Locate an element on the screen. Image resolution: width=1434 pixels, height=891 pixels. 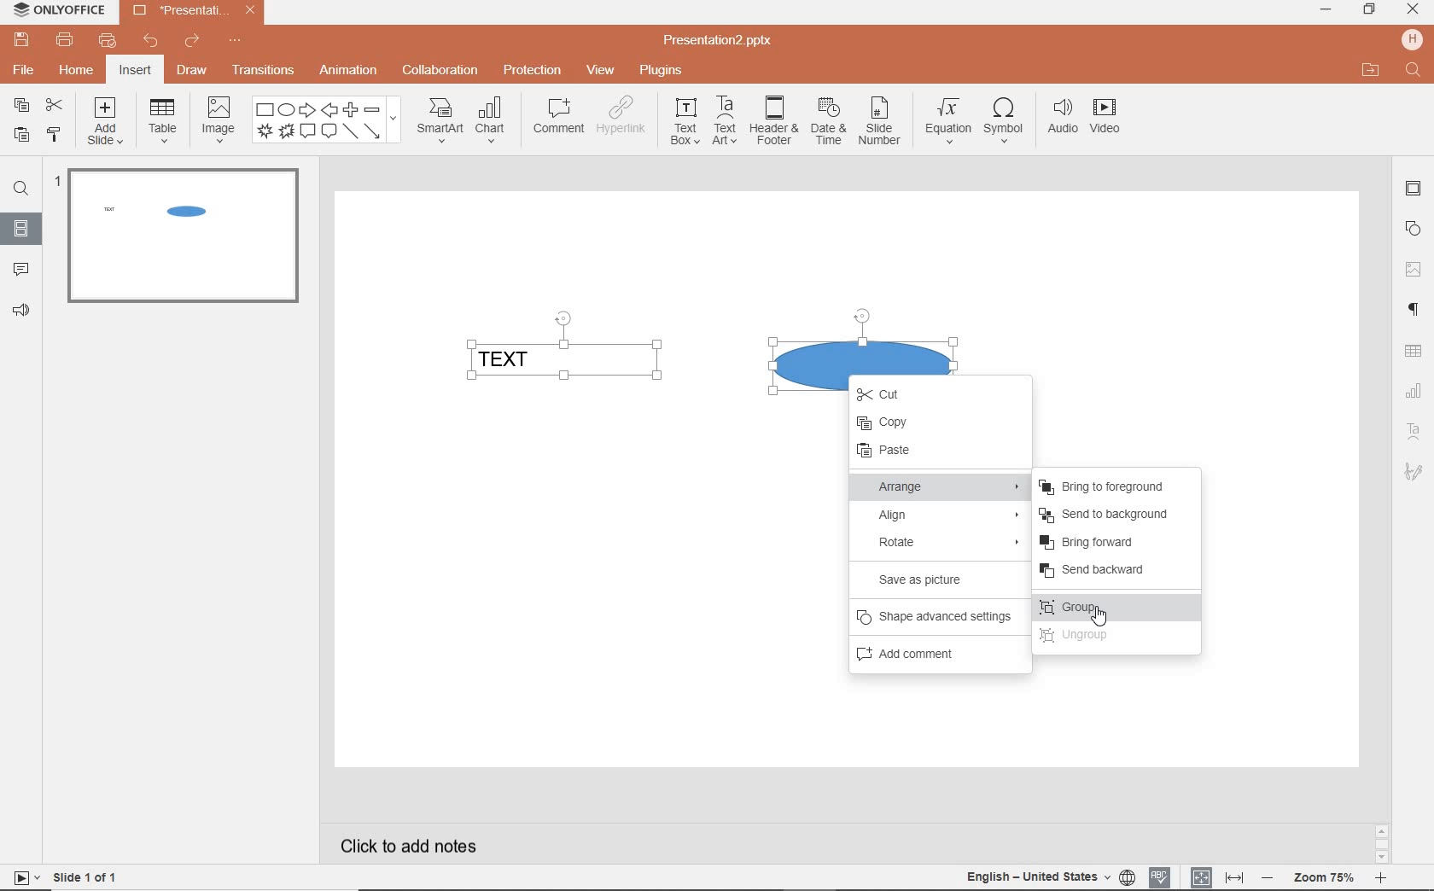
protection is located at coordinates (532, 70).